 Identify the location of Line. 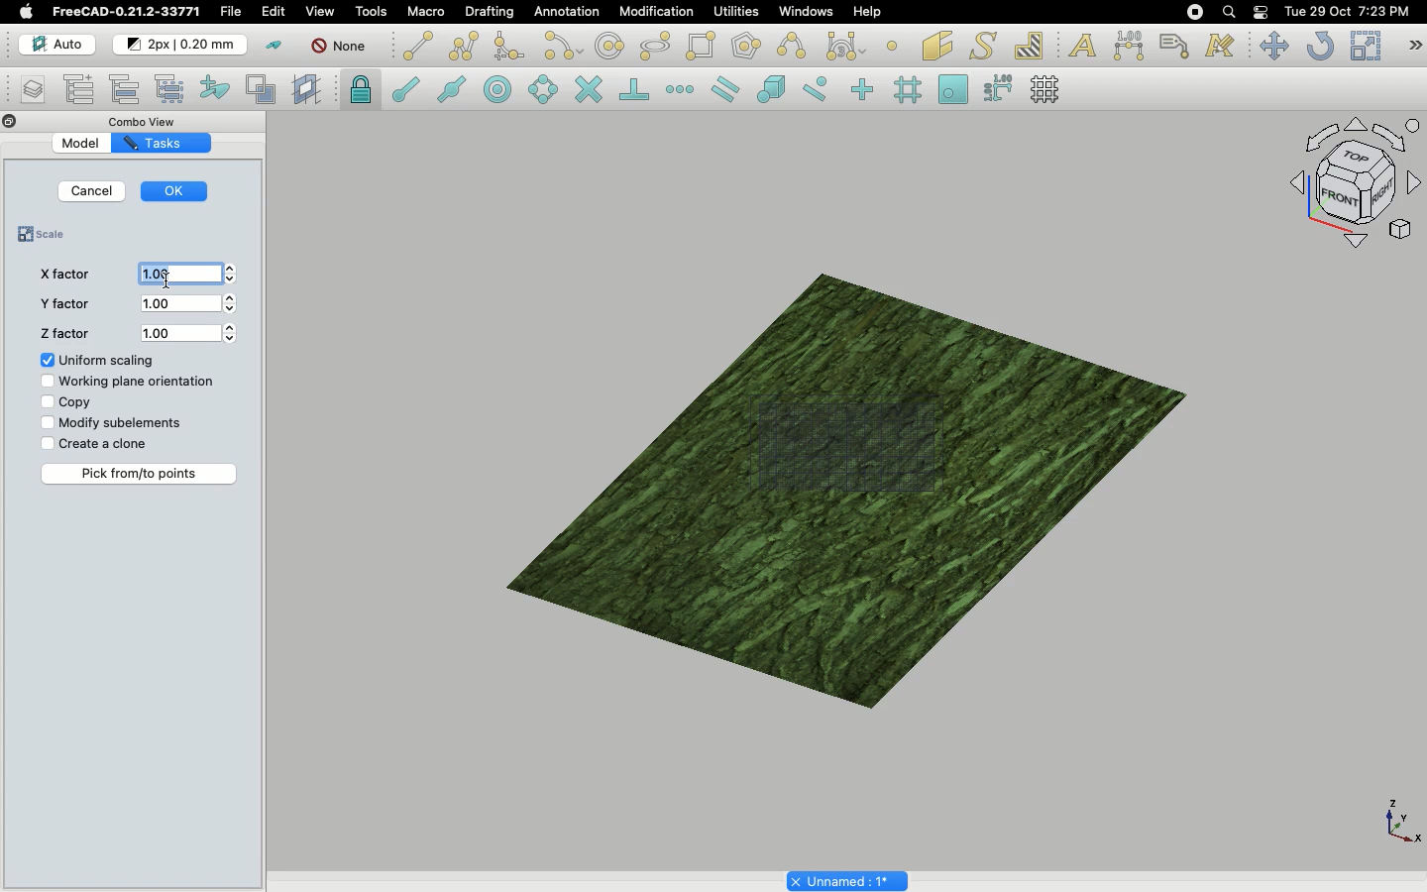
(415, 46).